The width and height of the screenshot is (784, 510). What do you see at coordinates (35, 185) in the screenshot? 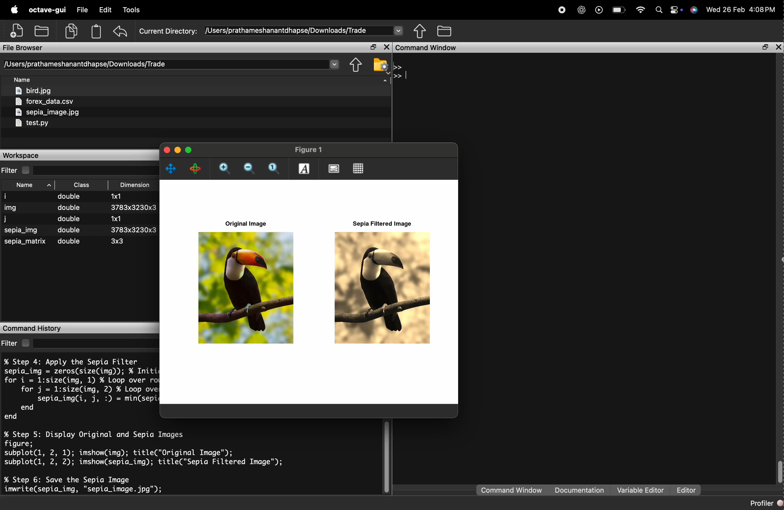
I see `Name ^` at bounding box center [35, 185].